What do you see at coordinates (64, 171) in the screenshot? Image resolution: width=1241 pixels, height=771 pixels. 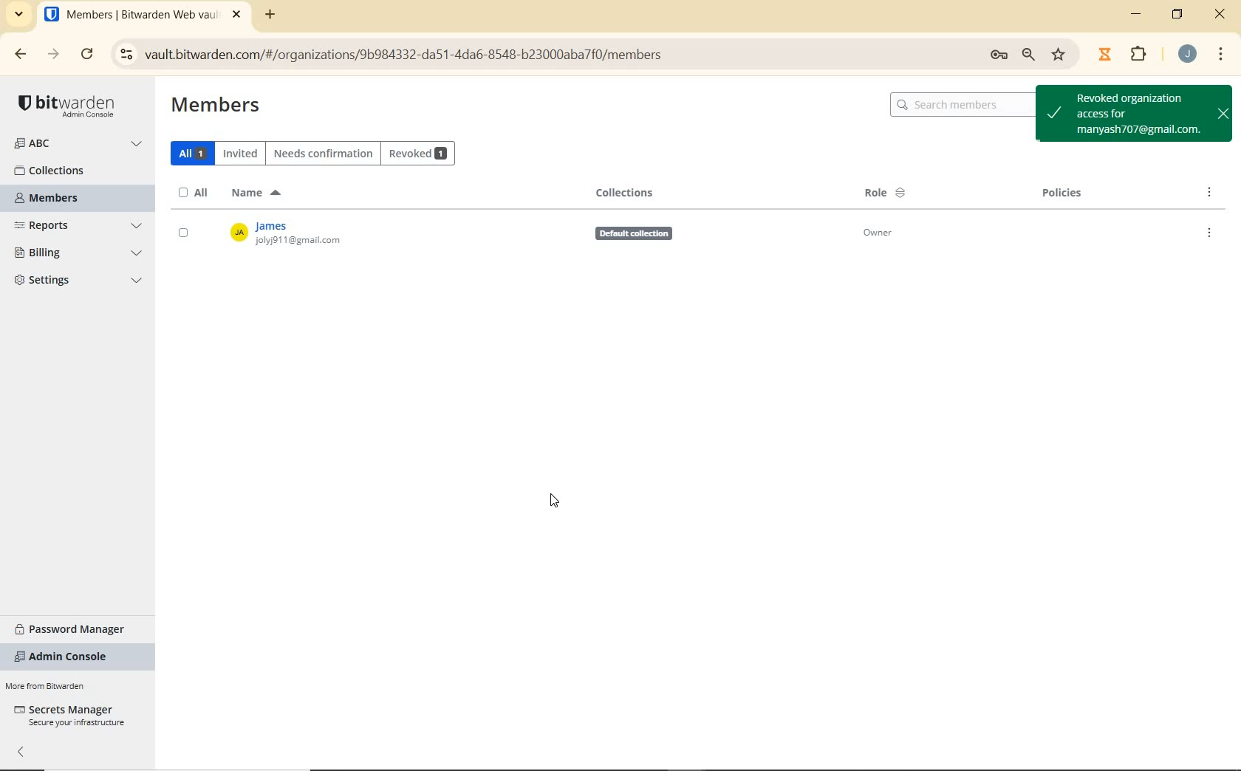 I see `COLLECTIONS` at bounding box center [64, 171].